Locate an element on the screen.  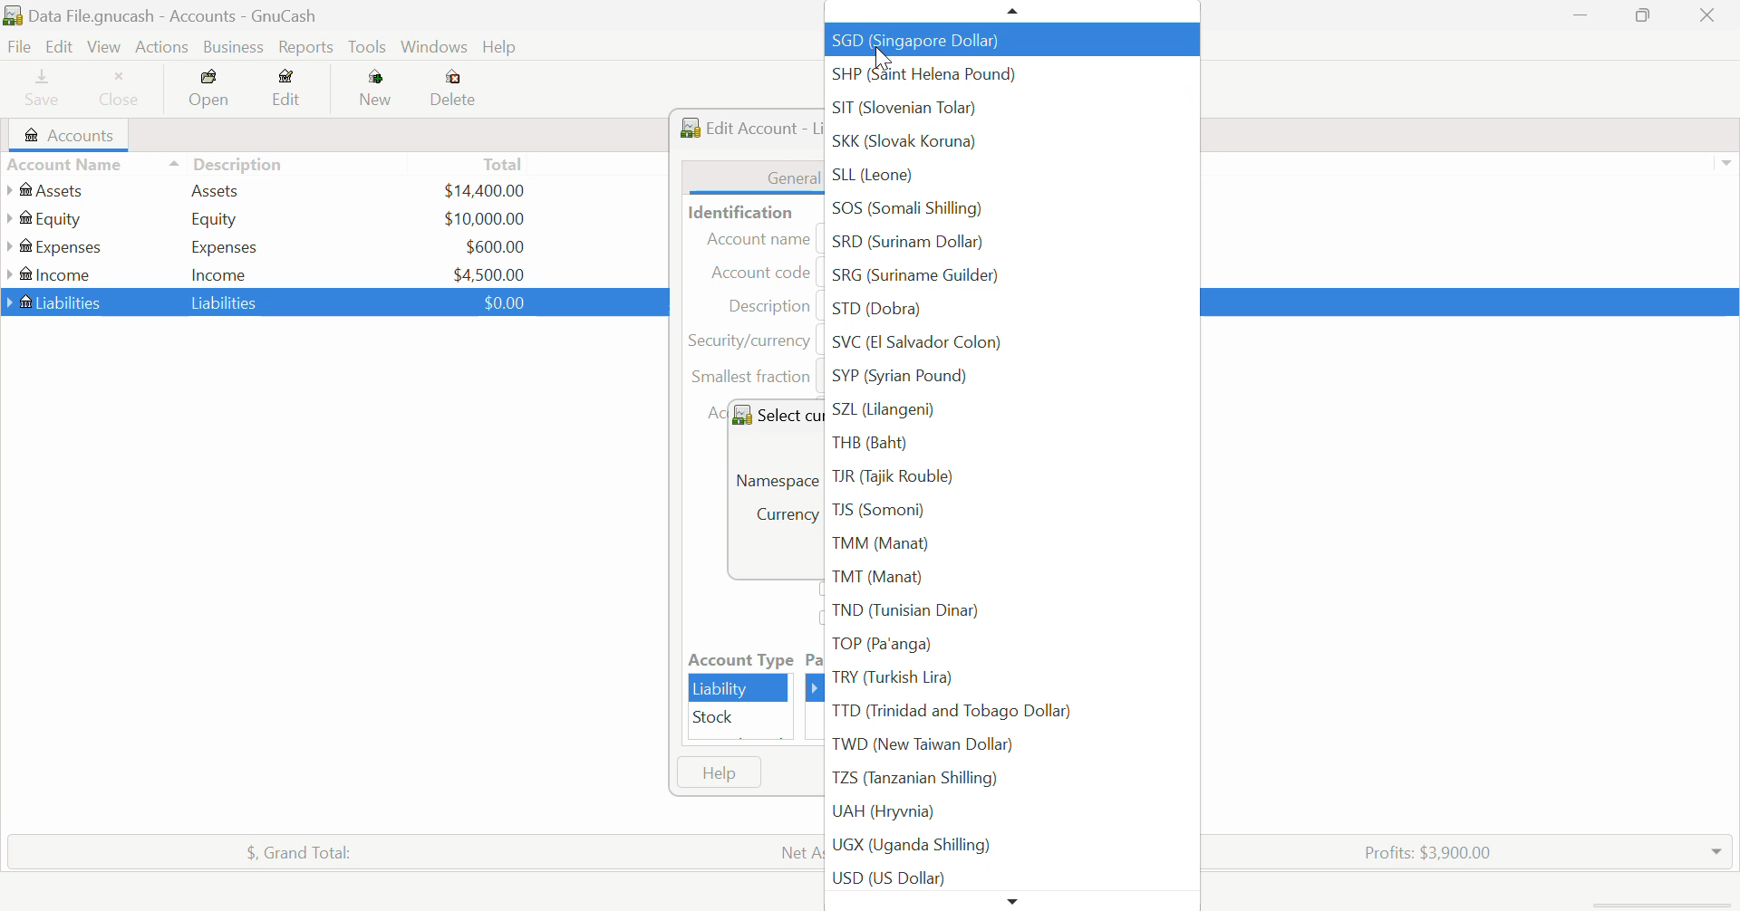
New is located at coordinates (377, 91).